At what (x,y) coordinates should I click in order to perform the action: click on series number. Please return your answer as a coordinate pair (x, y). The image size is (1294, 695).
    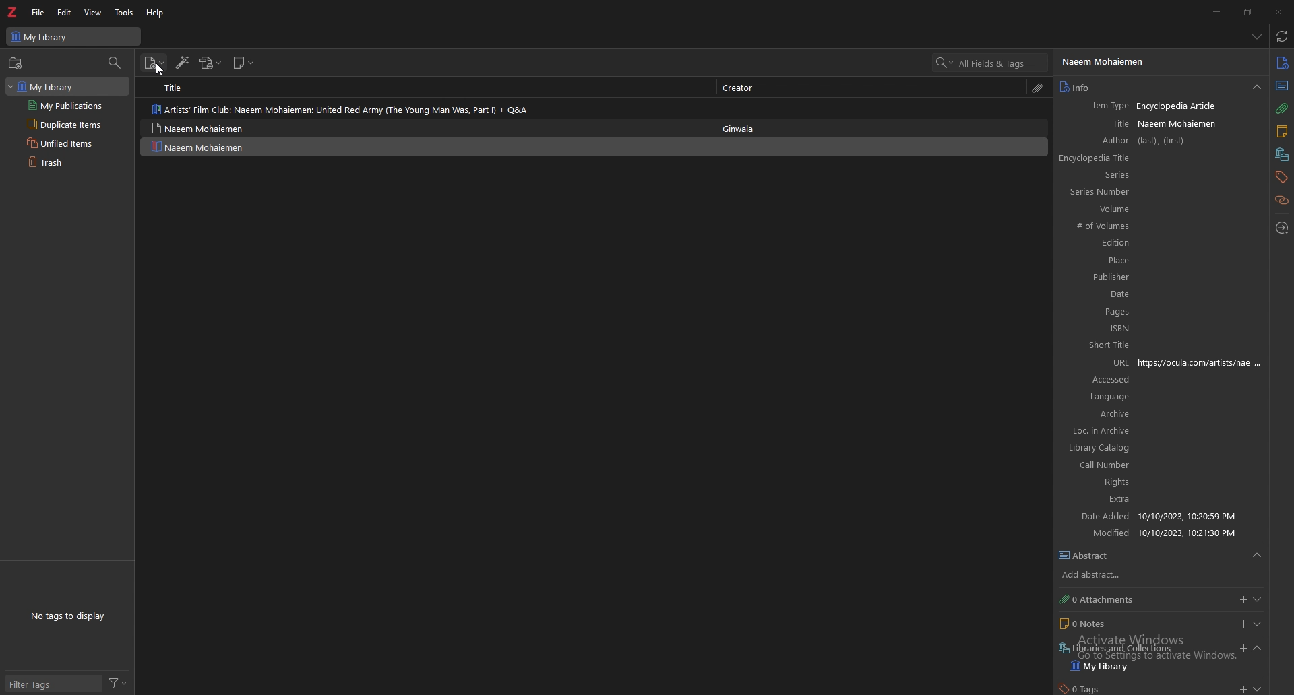
    Looking at the image, I should click on (1094, 193).